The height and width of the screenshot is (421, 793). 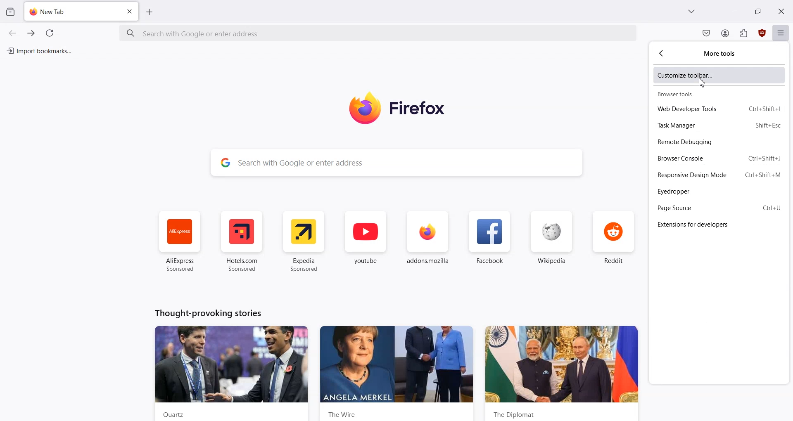 I want to click on Browser Console, so click(x=700, y=159).